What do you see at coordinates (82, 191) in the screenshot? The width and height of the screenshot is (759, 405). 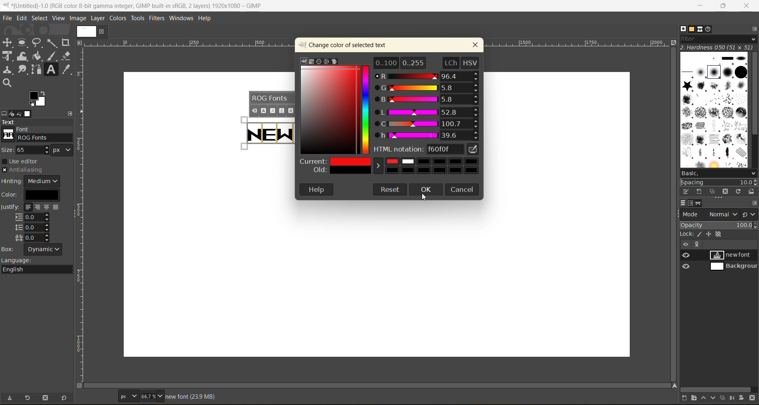 I see `scale` at bounding box center [82, 191].